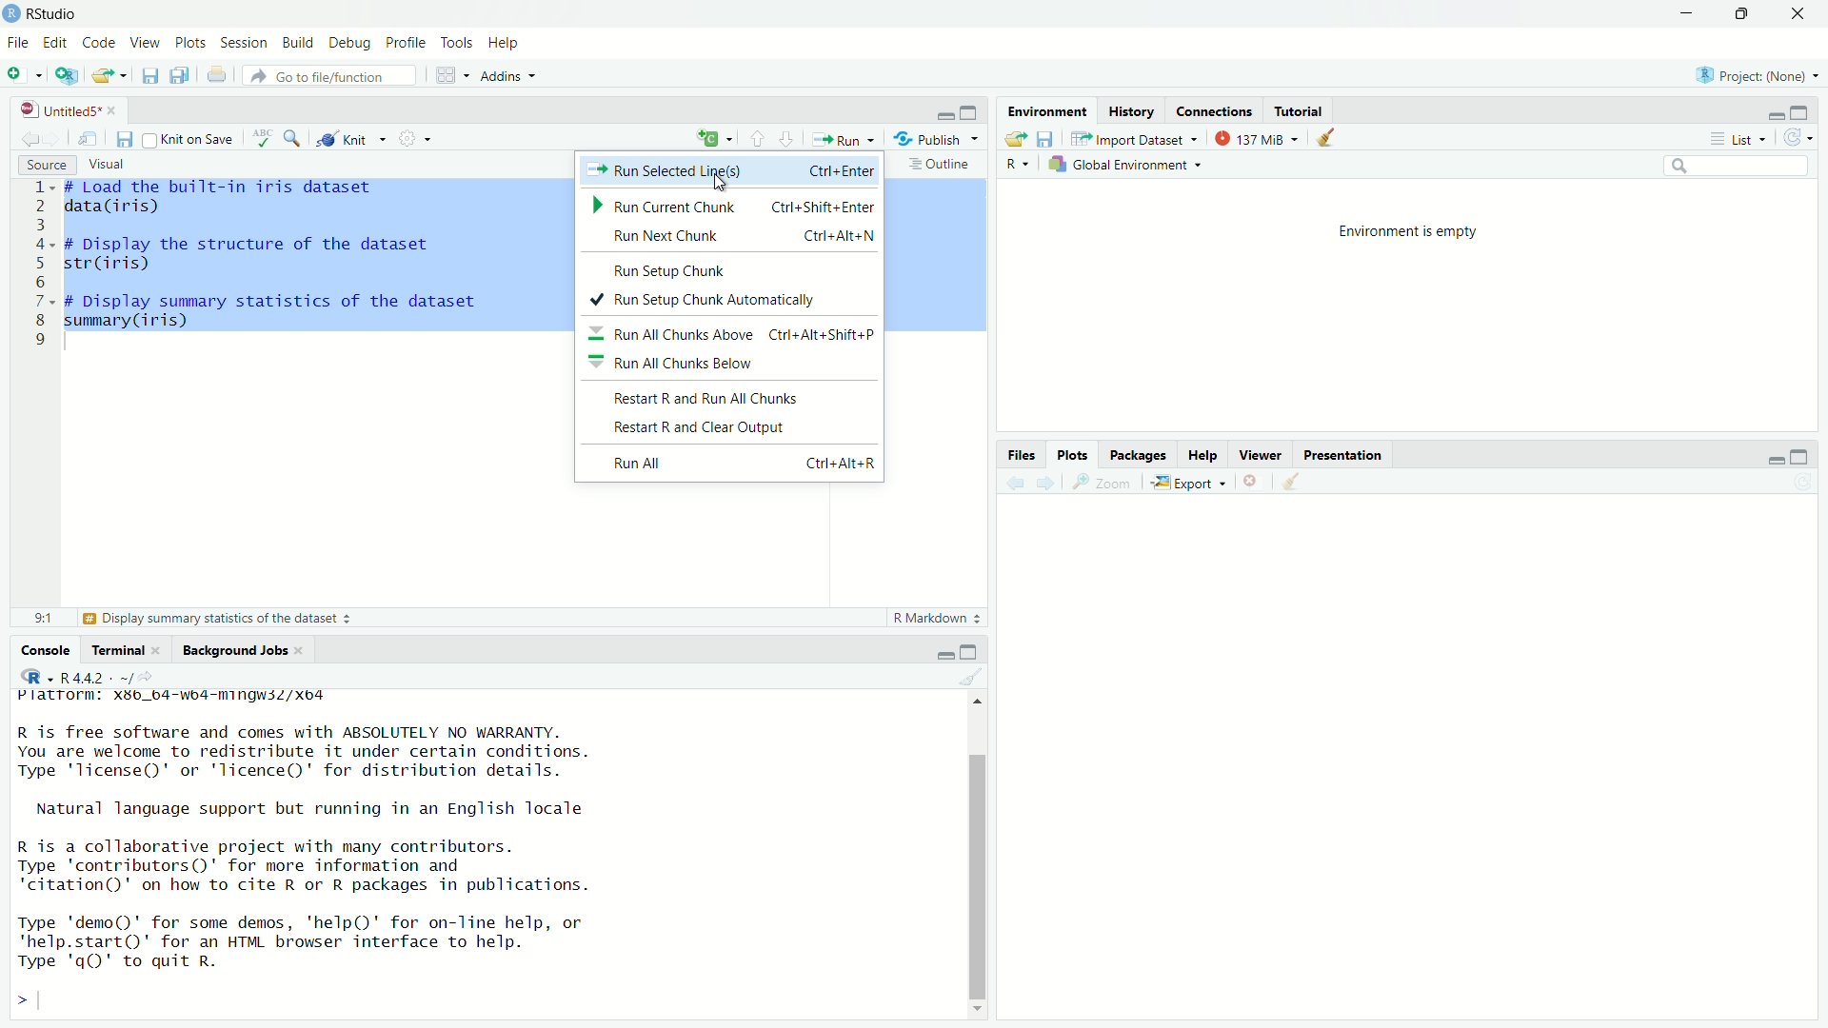 Image resolution: width=1828 pixels, height=1028 pixels. Describe the element at coordinates (1688, 13) in the screenshot. I see `Minimize` at that location.